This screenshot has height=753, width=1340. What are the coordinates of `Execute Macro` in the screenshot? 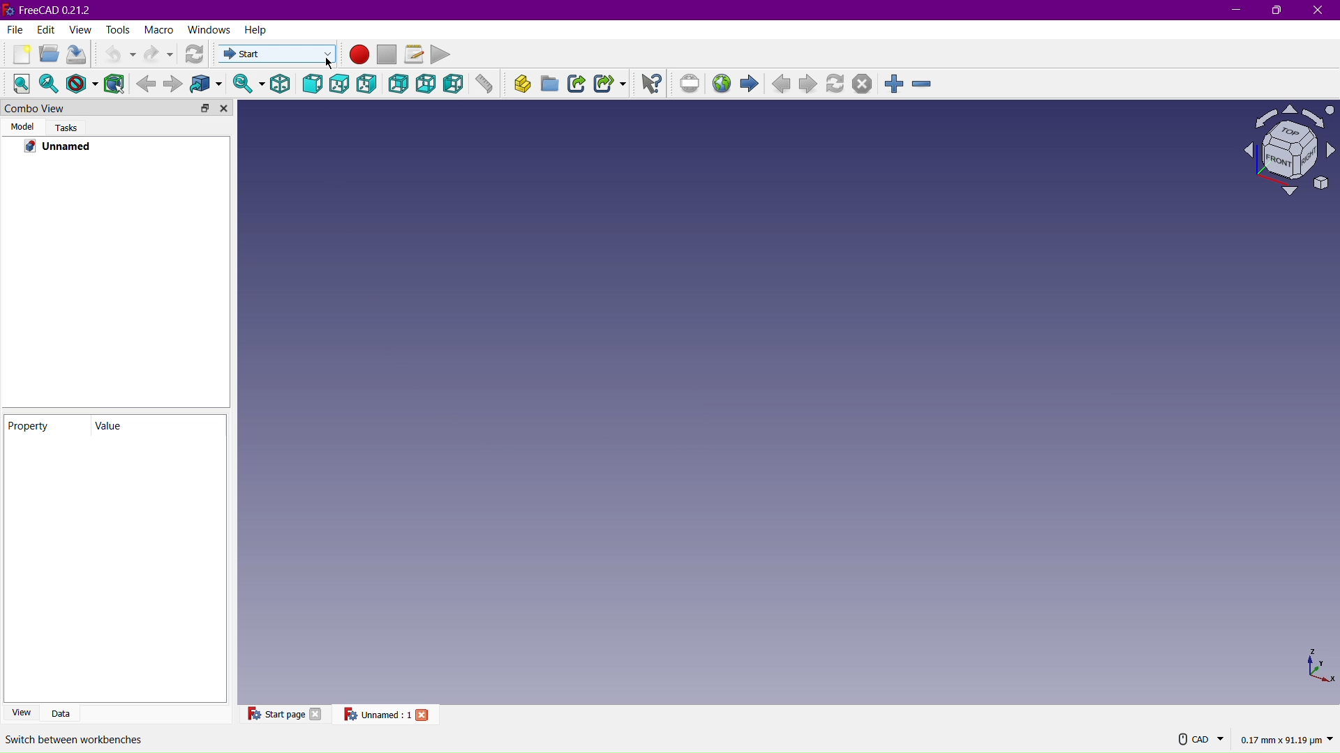 It's located at (442, 54).